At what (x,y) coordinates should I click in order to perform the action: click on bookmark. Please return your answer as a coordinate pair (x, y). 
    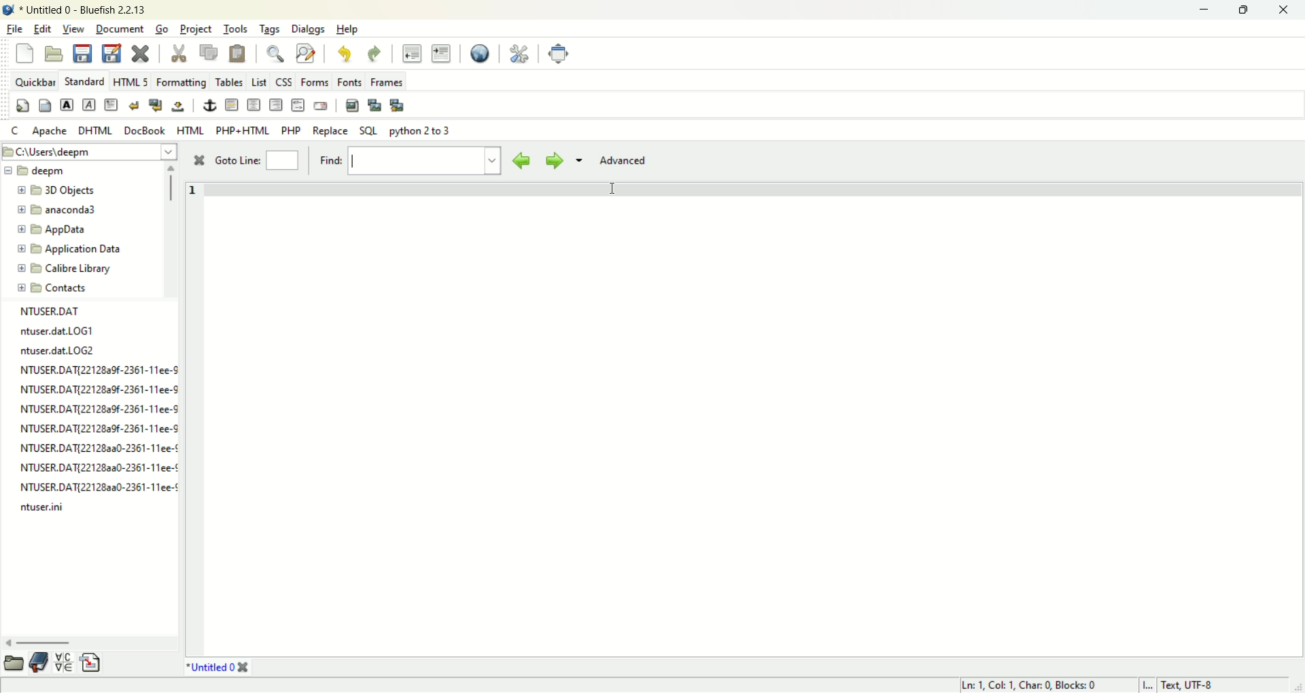
    Looking at the image, I should click on (41, 664).